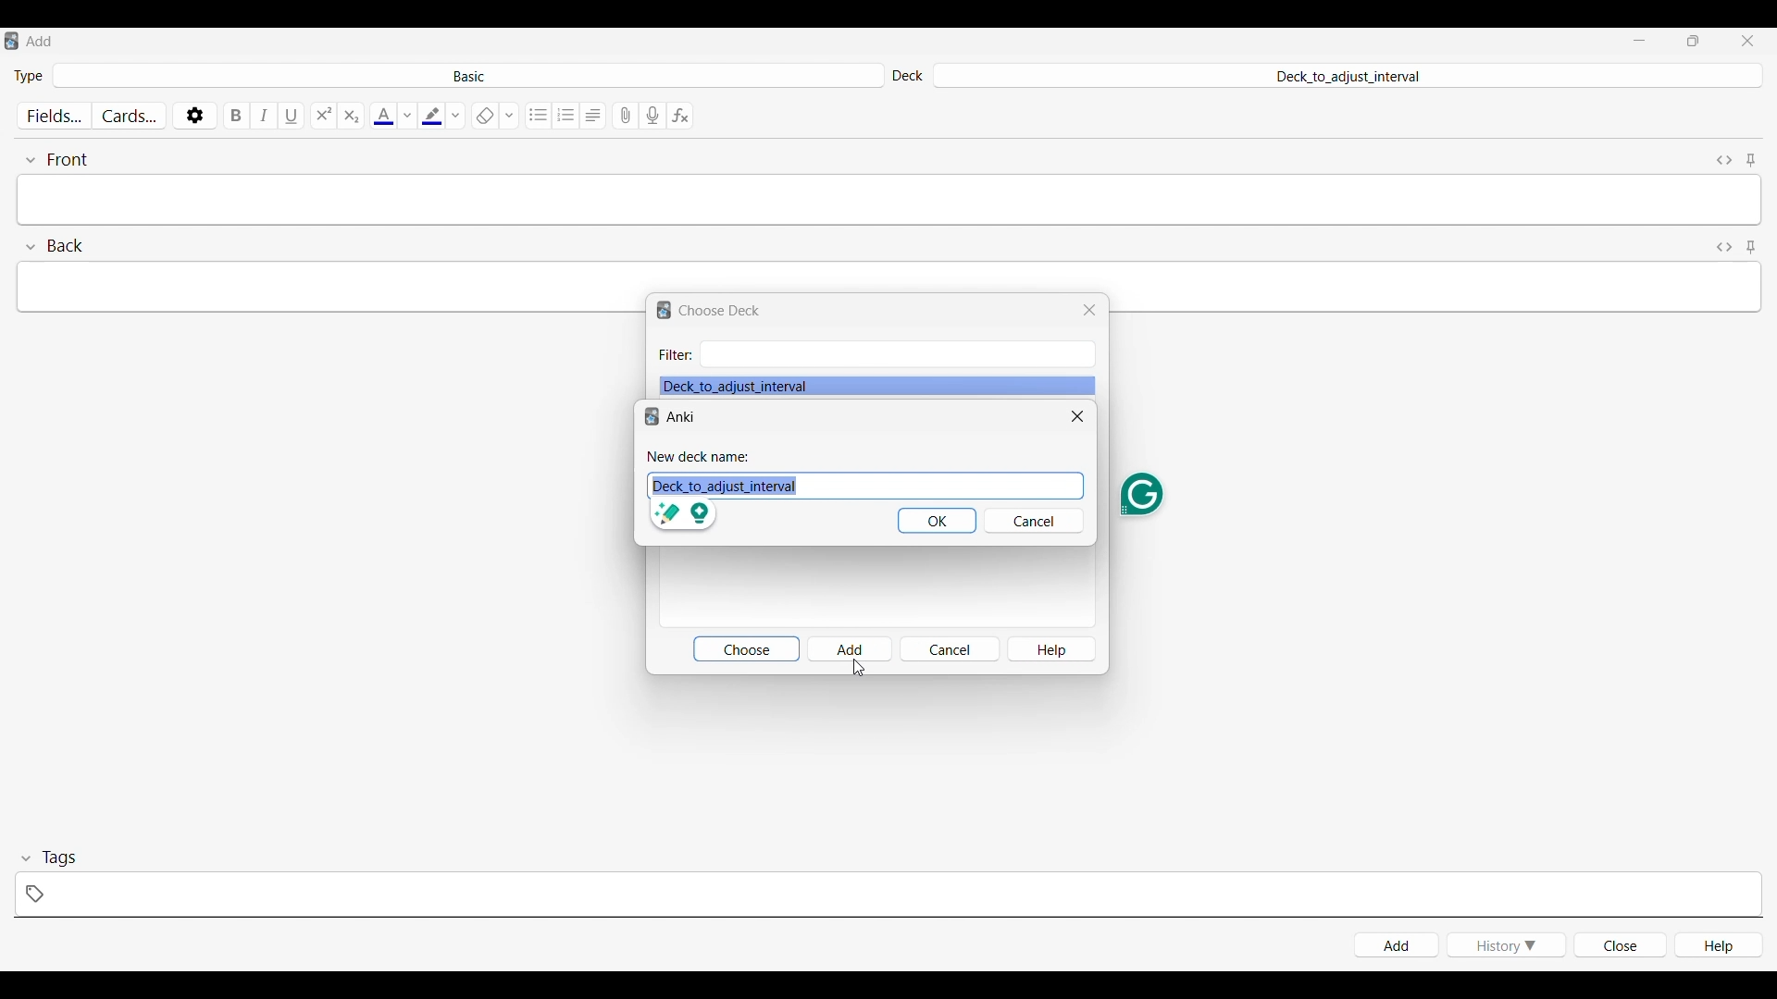 Image resolution: width=1777 pixels, height=999 pixels. I want to click on Software name and logo, so click(671, 416).